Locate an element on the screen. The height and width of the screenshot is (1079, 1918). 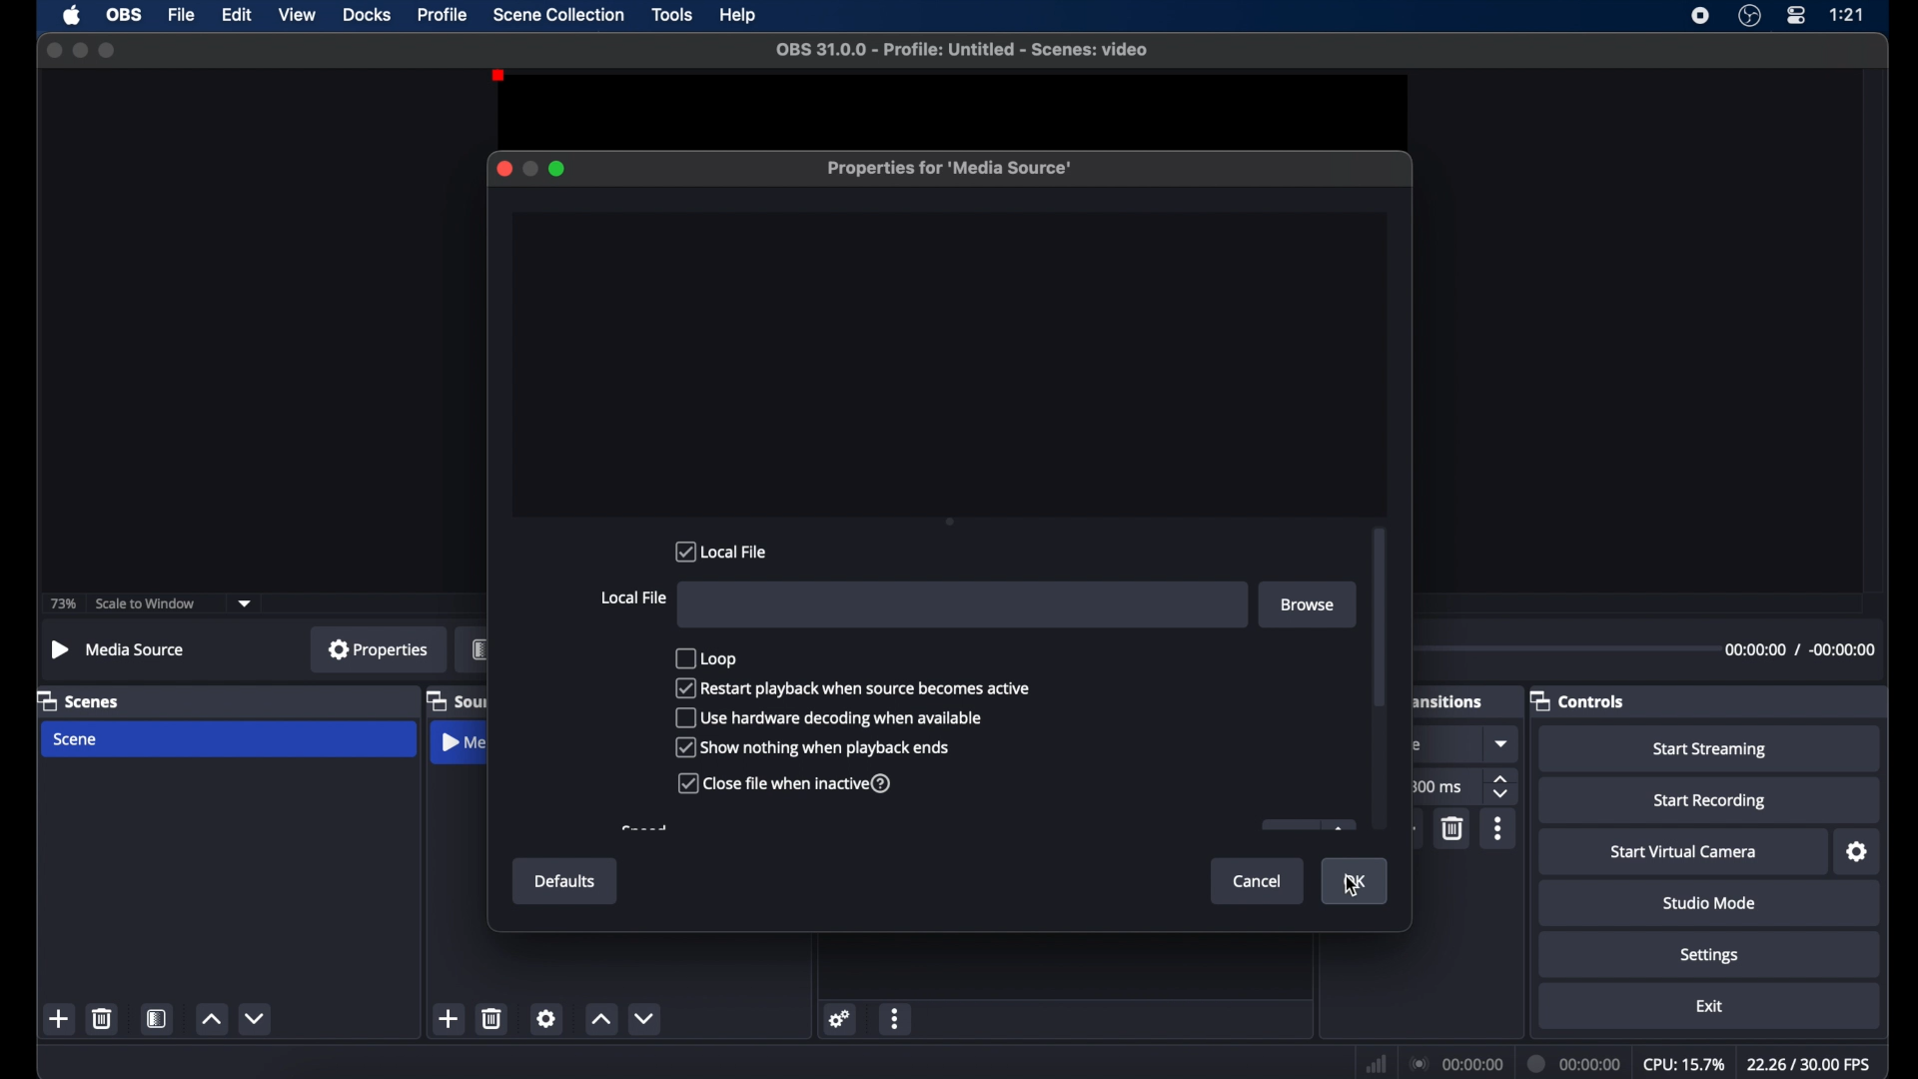
maximize is located at coordinates (559, 169).